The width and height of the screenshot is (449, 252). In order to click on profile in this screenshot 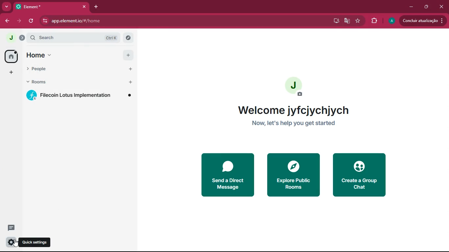, I will do `click(391, 21)`.